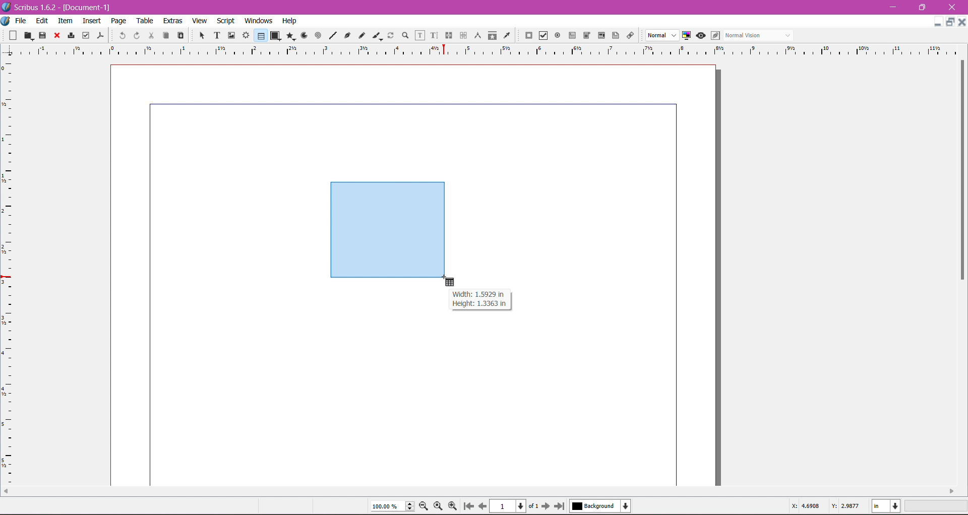 The height and width of the screenshot is (515, 968). What do you see at coordinates (230, 35) in the screenshot?
I see `Image Frame` at bounding box center [230, 35].